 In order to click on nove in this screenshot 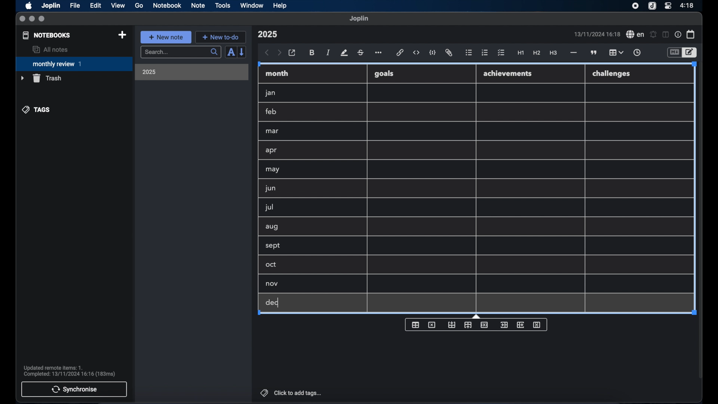, I will do `click(272, 284)`.